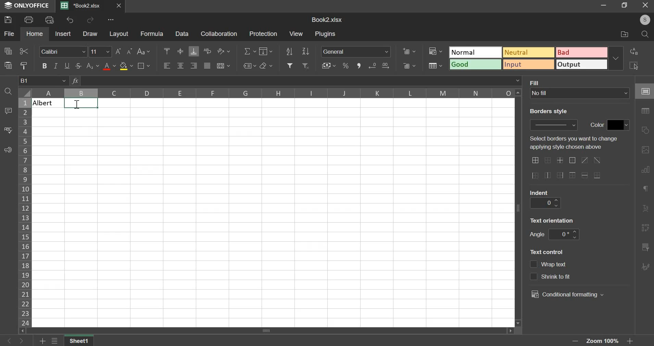  What do you see at coordinates (569, 295) in the screenshot?
I see `conditional formatting` at bounding box center [569, 295].